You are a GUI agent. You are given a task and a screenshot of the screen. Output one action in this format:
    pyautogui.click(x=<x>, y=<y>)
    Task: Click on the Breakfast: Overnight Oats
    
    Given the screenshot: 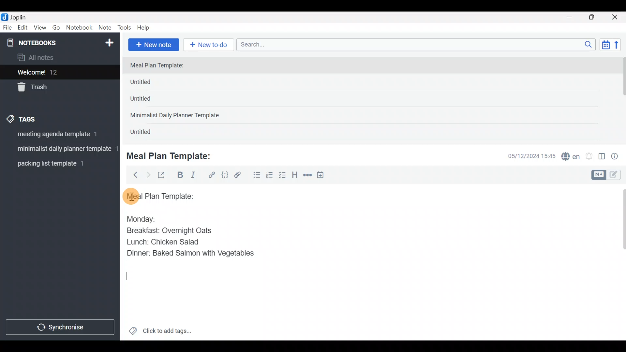 What is the action you would take?
    pyautogui.click(x=168, y=231)
    